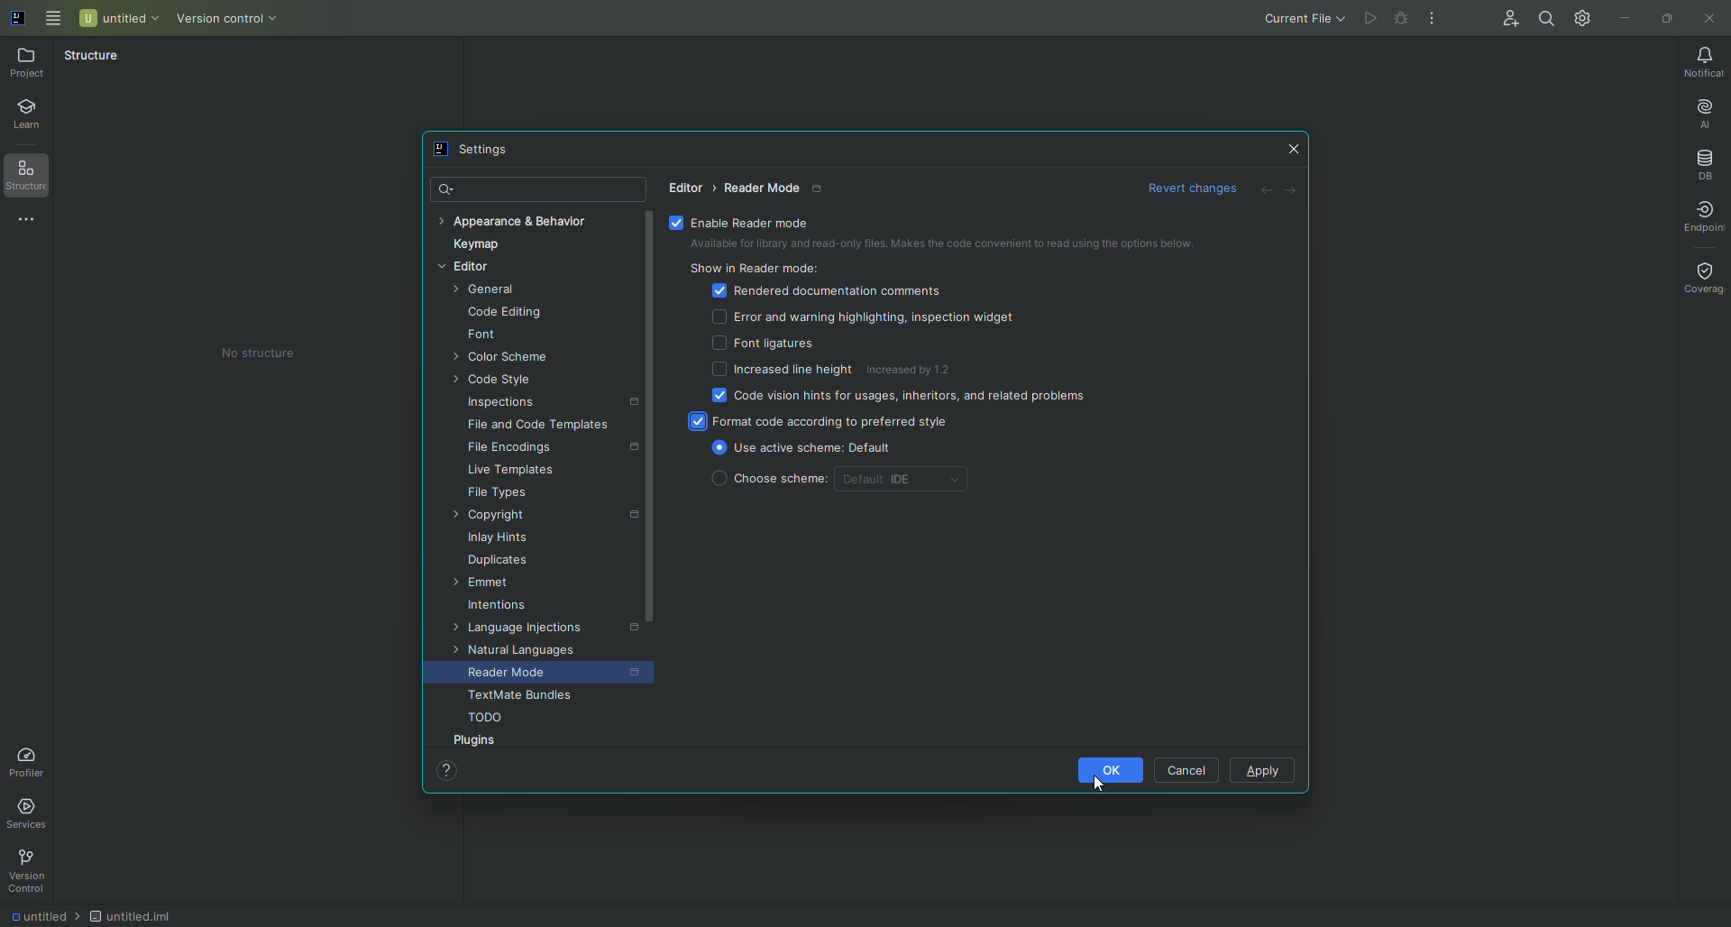 Image resolution: width=1731 pixels, height=927 pixels. I want to click on Keymap, so click(472, 245).